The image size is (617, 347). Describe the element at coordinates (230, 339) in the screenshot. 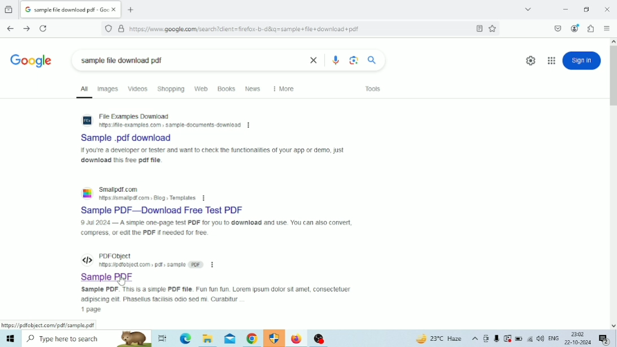

I see `Mail` at that location.